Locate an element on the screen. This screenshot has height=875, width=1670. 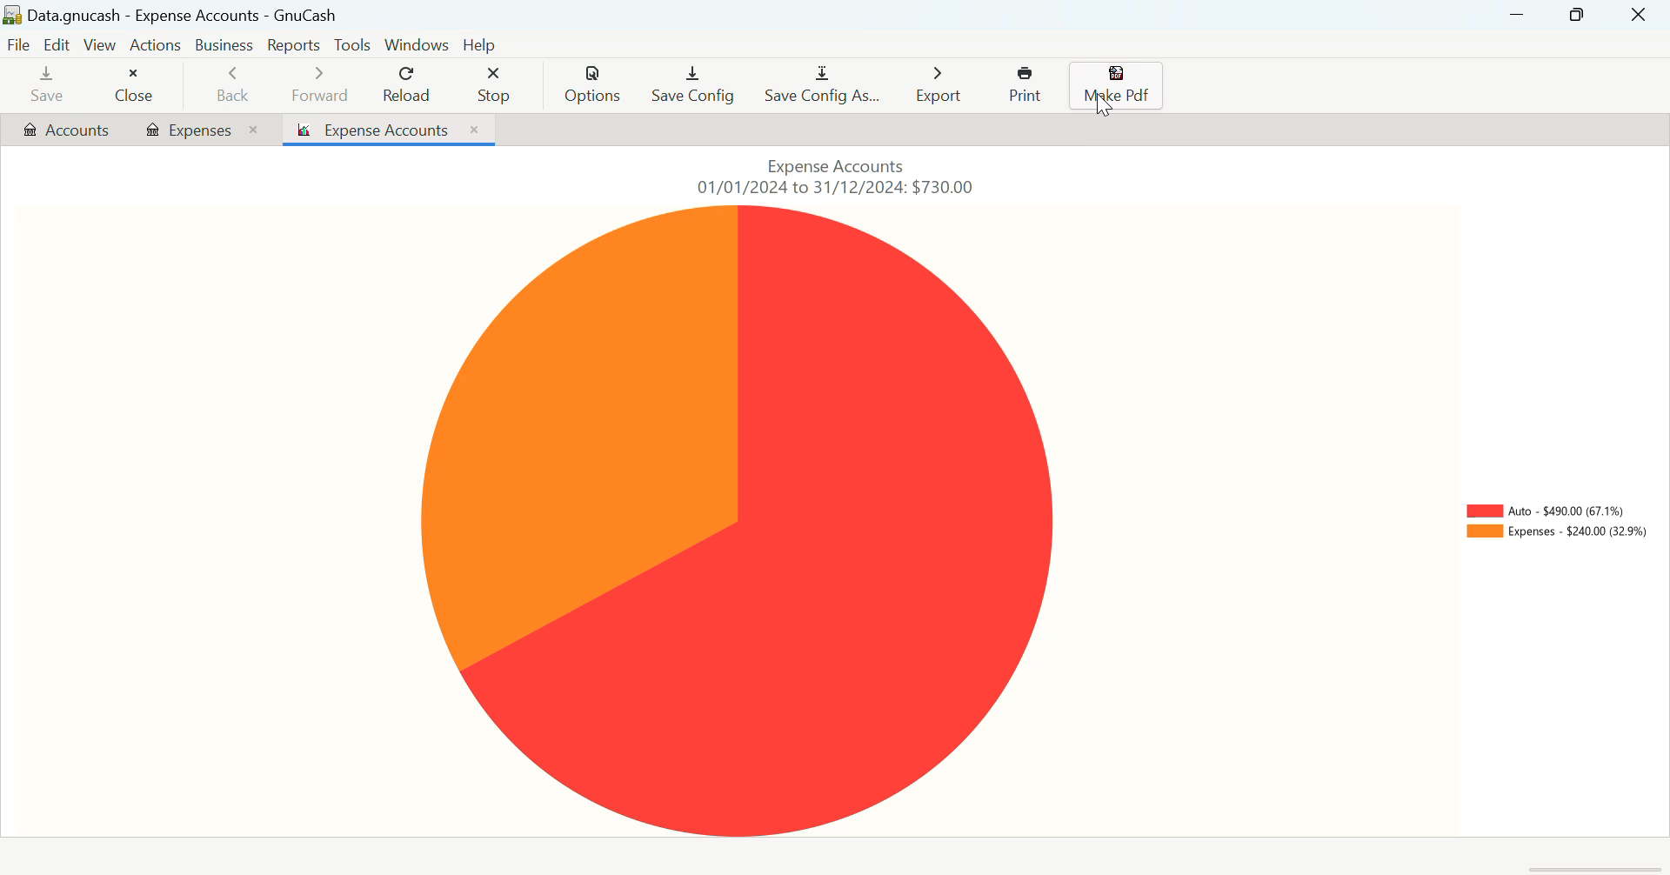
Restore Down is located at coordinates (1519, 15).